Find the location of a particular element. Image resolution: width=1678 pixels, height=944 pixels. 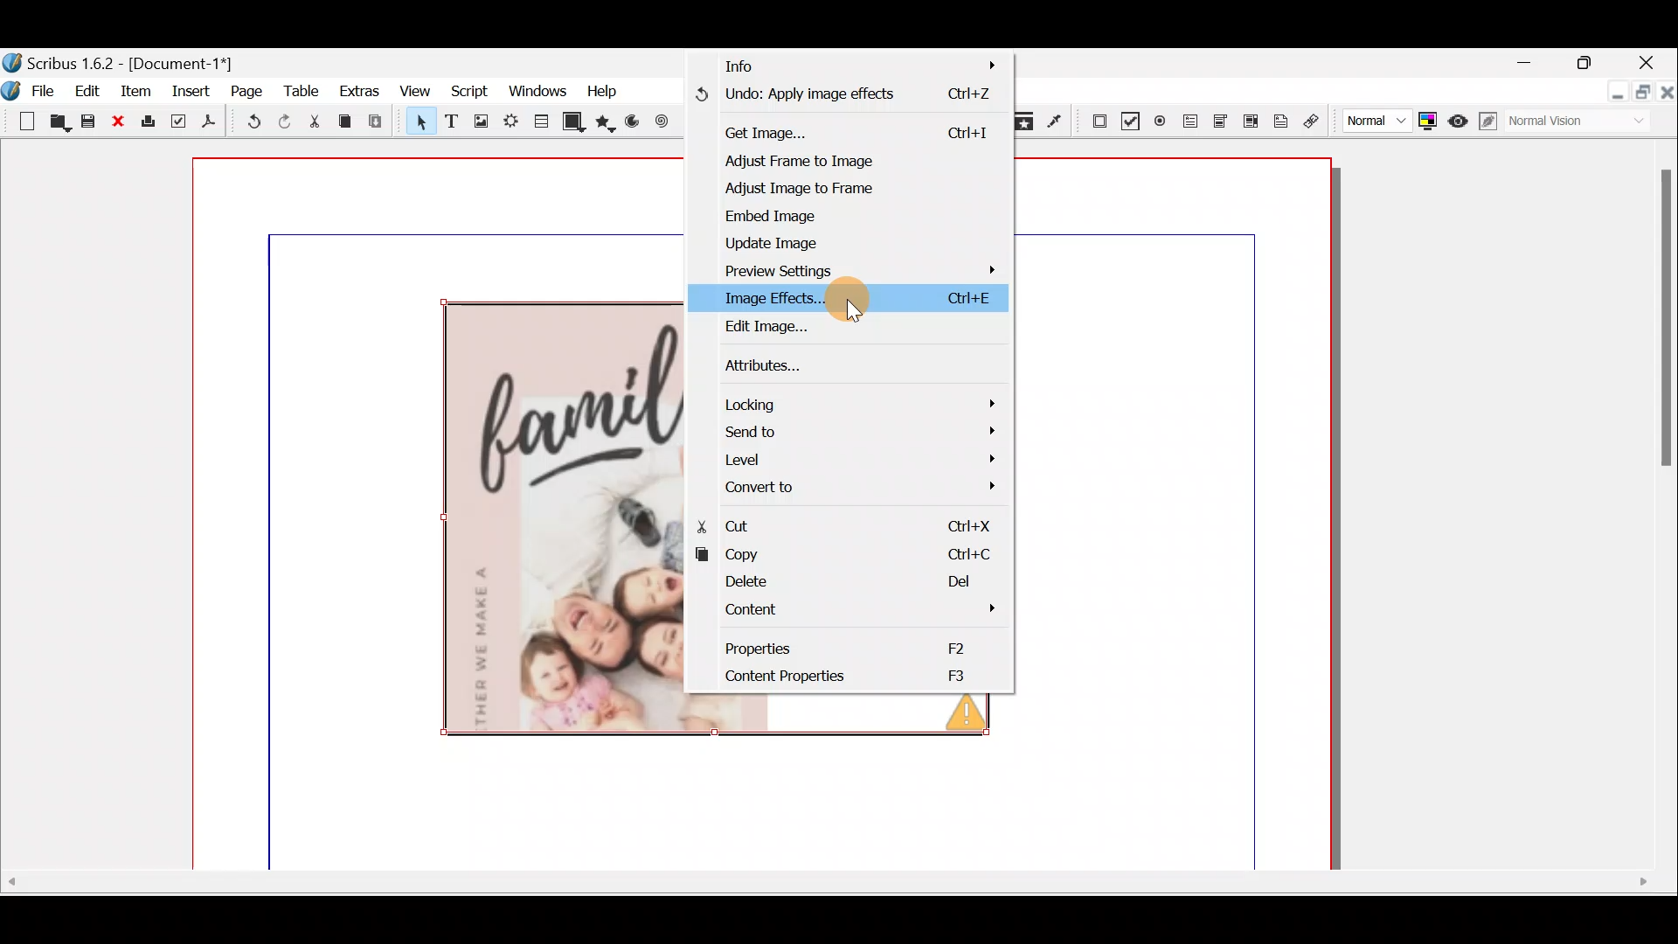

Scroll bar is located at coordinates (1655, 503).